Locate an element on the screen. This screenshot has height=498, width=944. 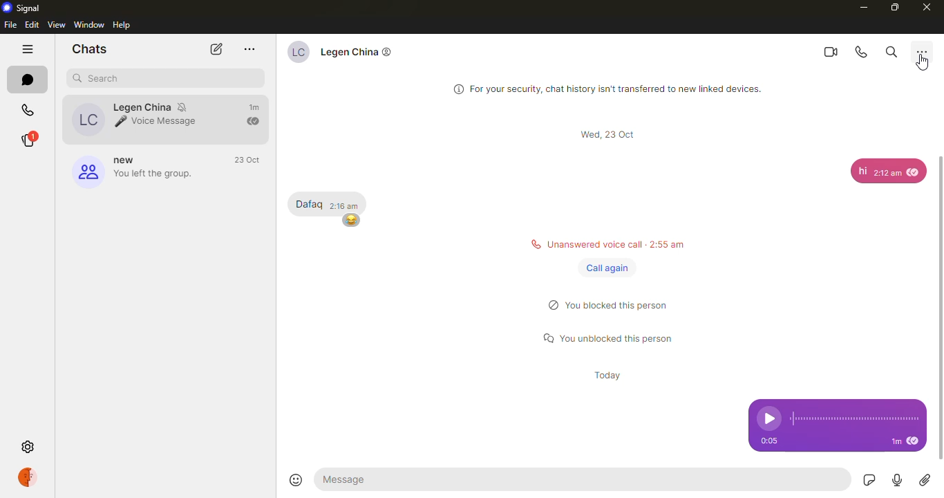
attach is located at coordinates (925, 481).